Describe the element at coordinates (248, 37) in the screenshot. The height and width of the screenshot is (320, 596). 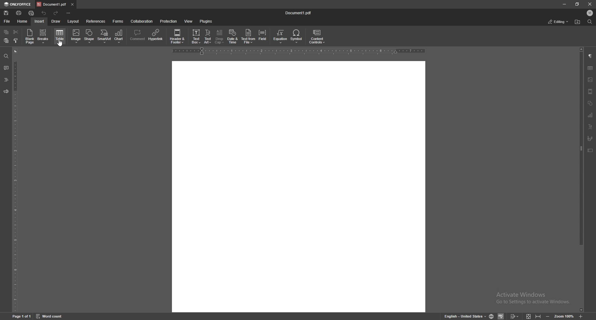
I see `text from file` at that location.